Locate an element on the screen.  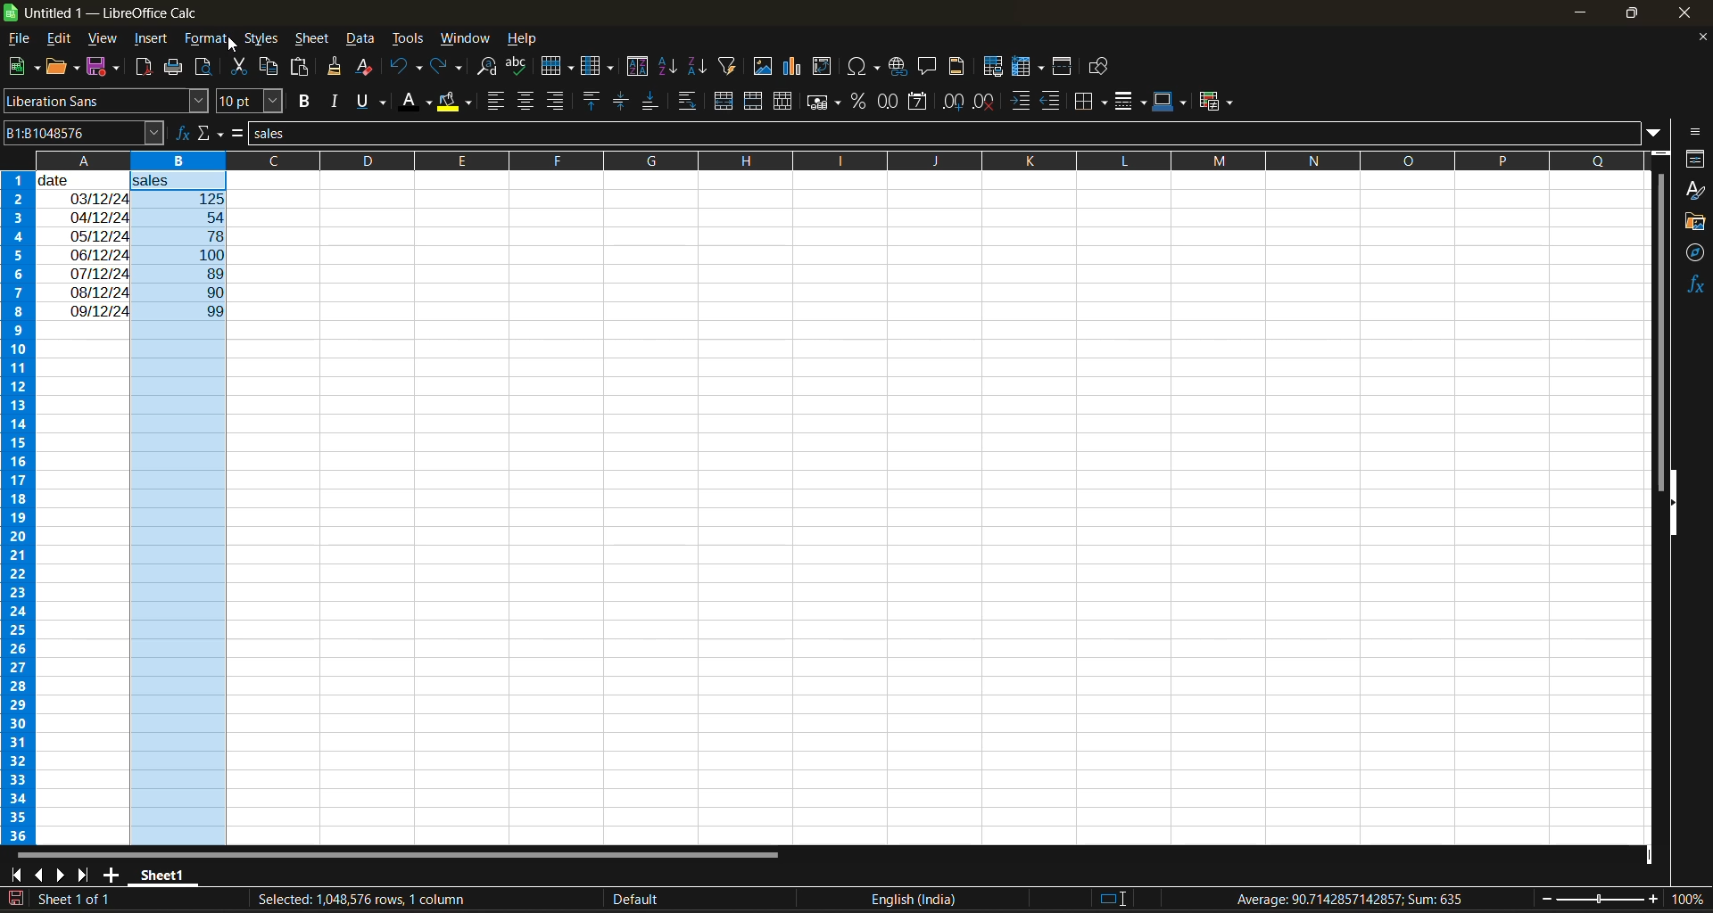
row is located at coordinates (558, 65).